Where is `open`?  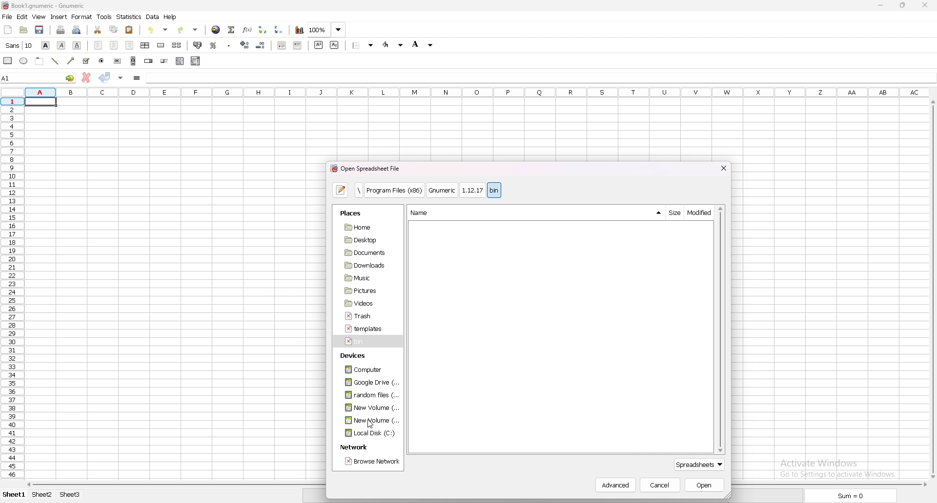
open is located at coordinates (24, 30).